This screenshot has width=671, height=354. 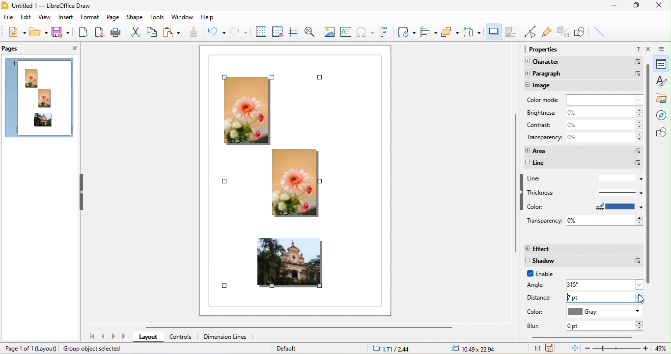 I want to click on next page, so click(x=114, y=337).